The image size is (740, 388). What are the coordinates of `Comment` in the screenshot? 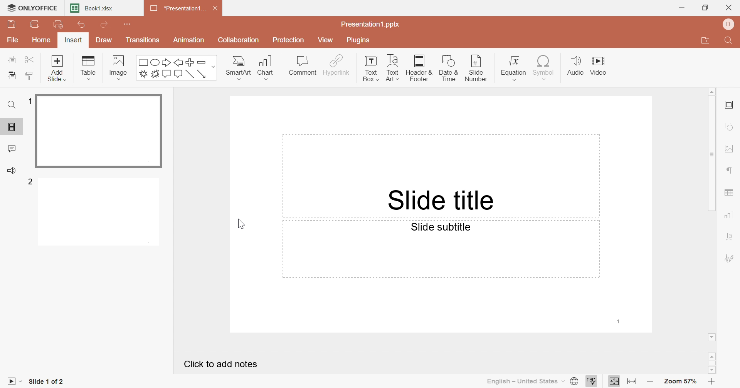 It's located at (302, 66).